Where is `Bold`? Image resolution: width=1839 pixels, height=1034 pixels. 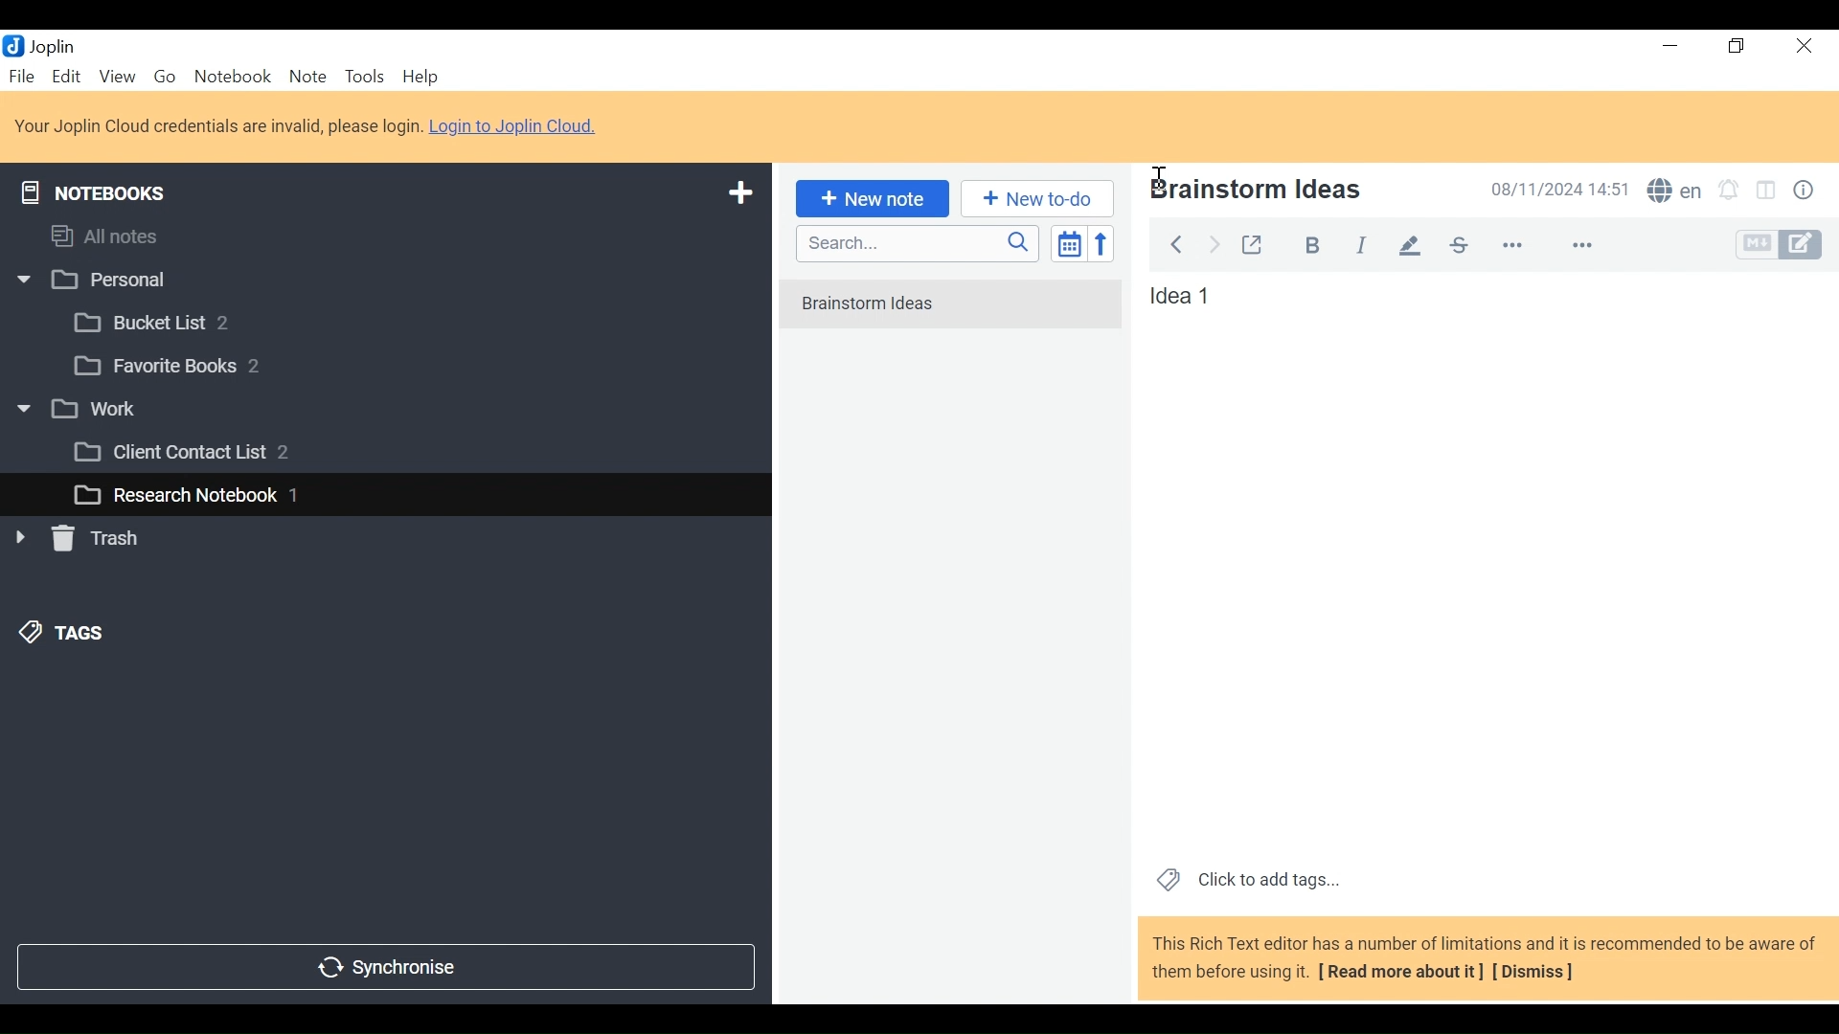 Bold is located at coordinates (1304, 242).